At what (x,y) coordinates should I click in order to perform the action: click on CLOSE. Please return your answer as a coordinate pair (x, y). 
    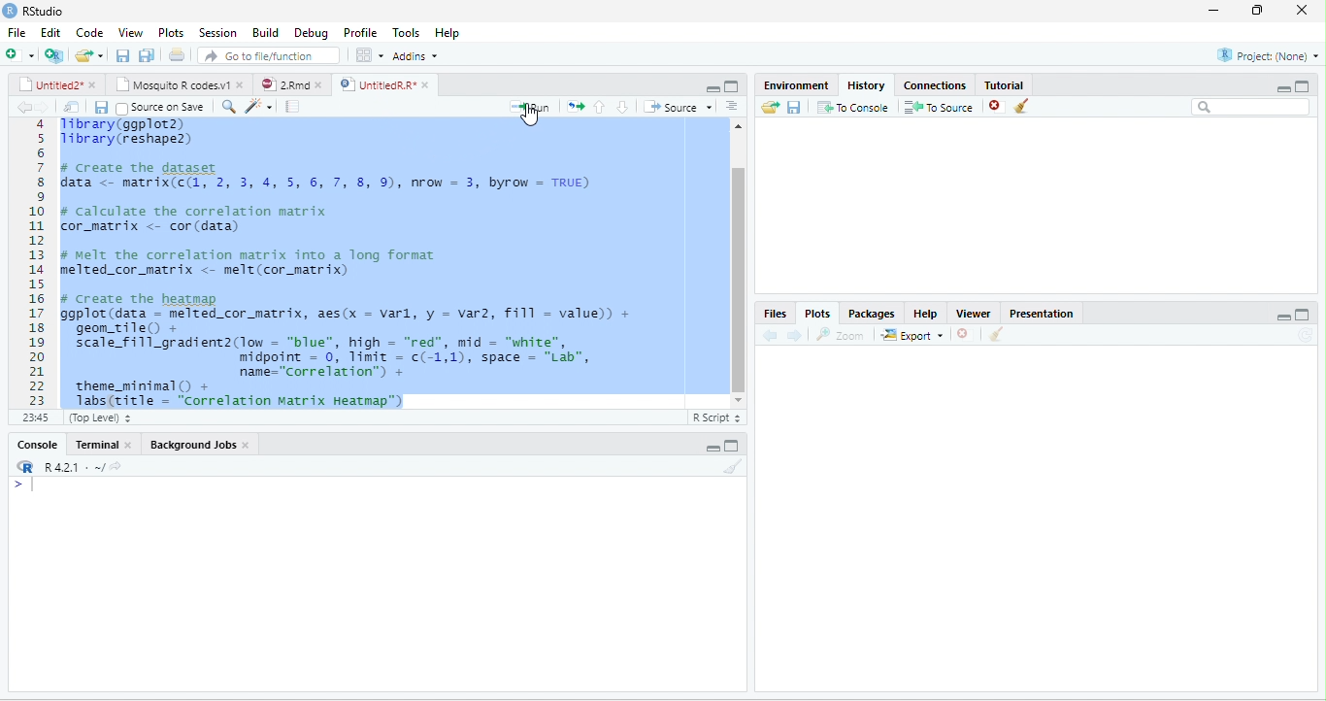
    Looking at the image, I should click on (966, 334).